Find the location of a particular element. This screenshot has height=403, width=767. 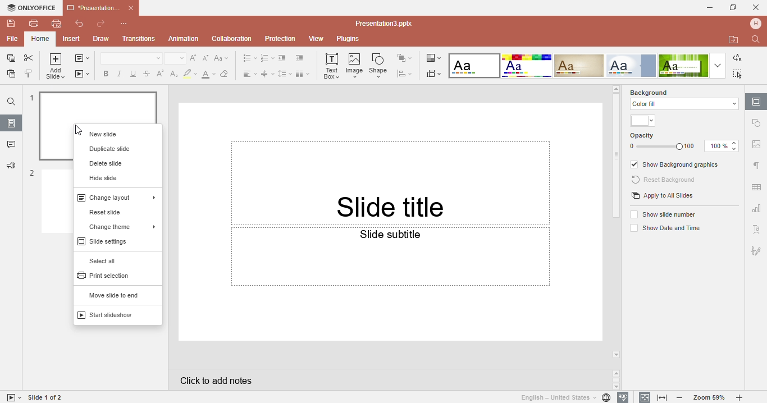

Insert shape is located at coordinates (380, 65).